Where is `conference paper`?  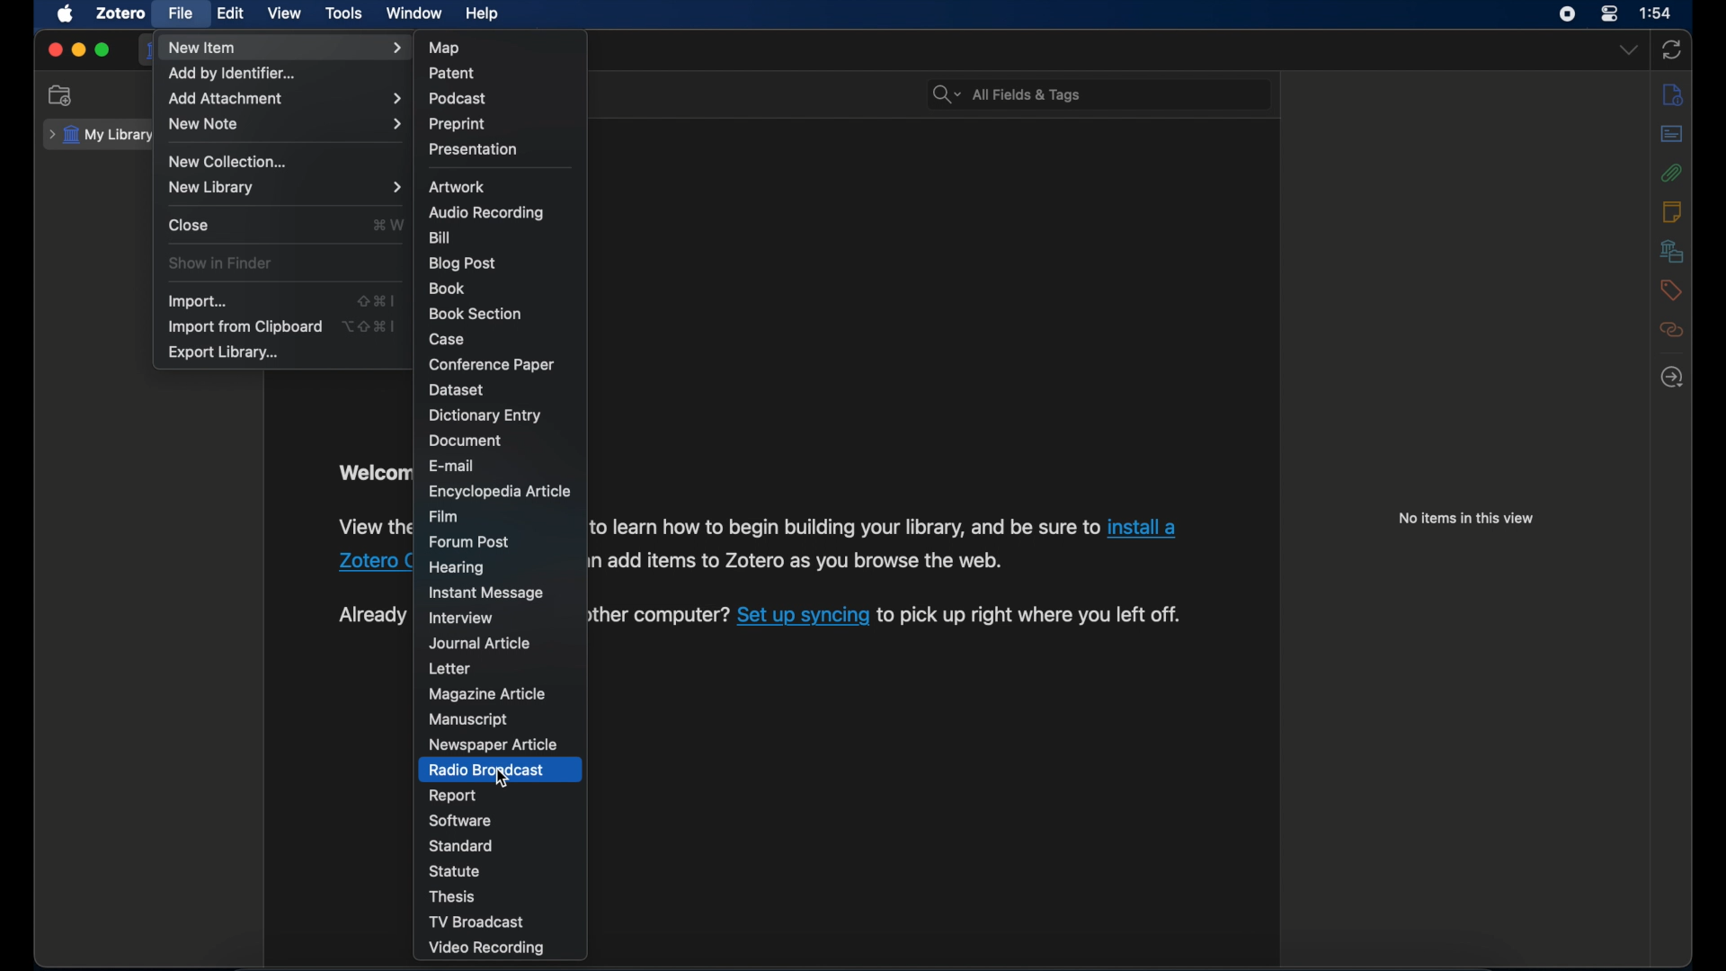 conference paper is located at coordinates (491, 364).